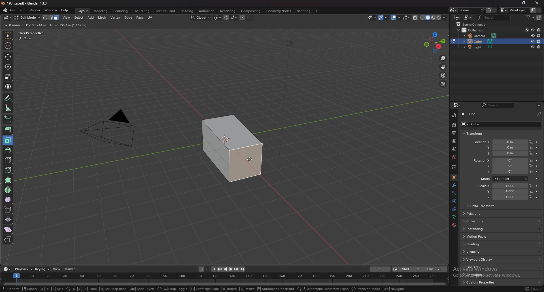 Image resolution: width=544 pixels, height=292 pixels. What do you see at coordinates (229, 289) in the screenshot?
I see `rotate` at bounding box center [229, 289].